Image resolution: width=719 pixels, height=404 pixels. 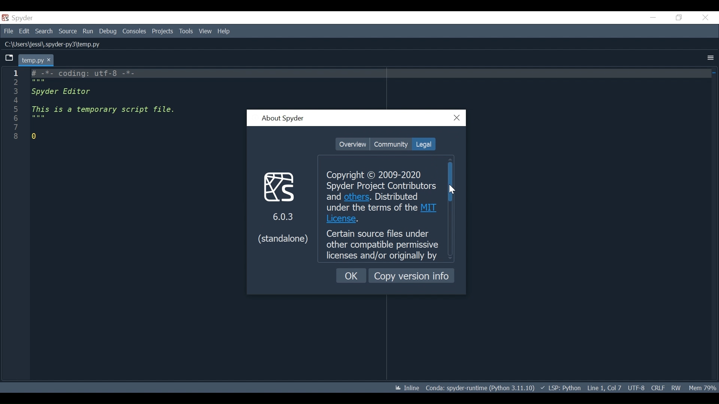 I want to click on ‘Mem 80%, so click(x=704, y=388).